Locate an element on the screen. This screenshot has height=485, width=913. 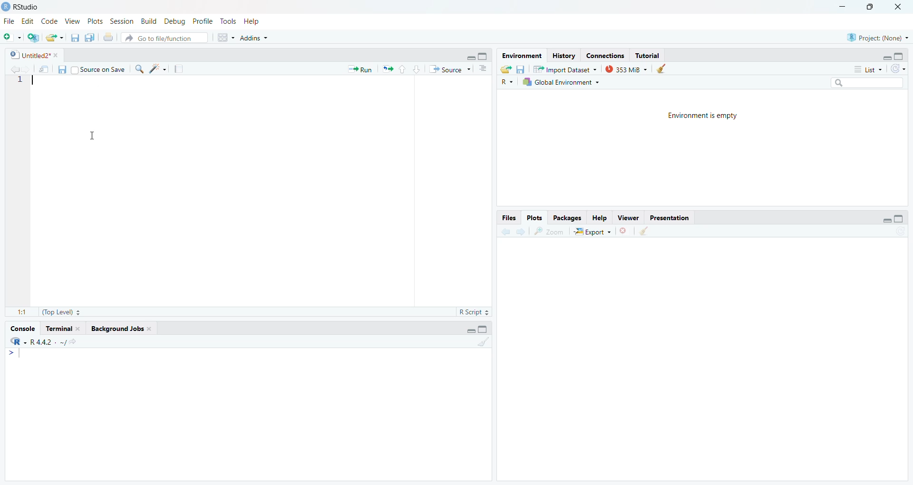
 353 MB ~ is located at coordinates (626, 69).